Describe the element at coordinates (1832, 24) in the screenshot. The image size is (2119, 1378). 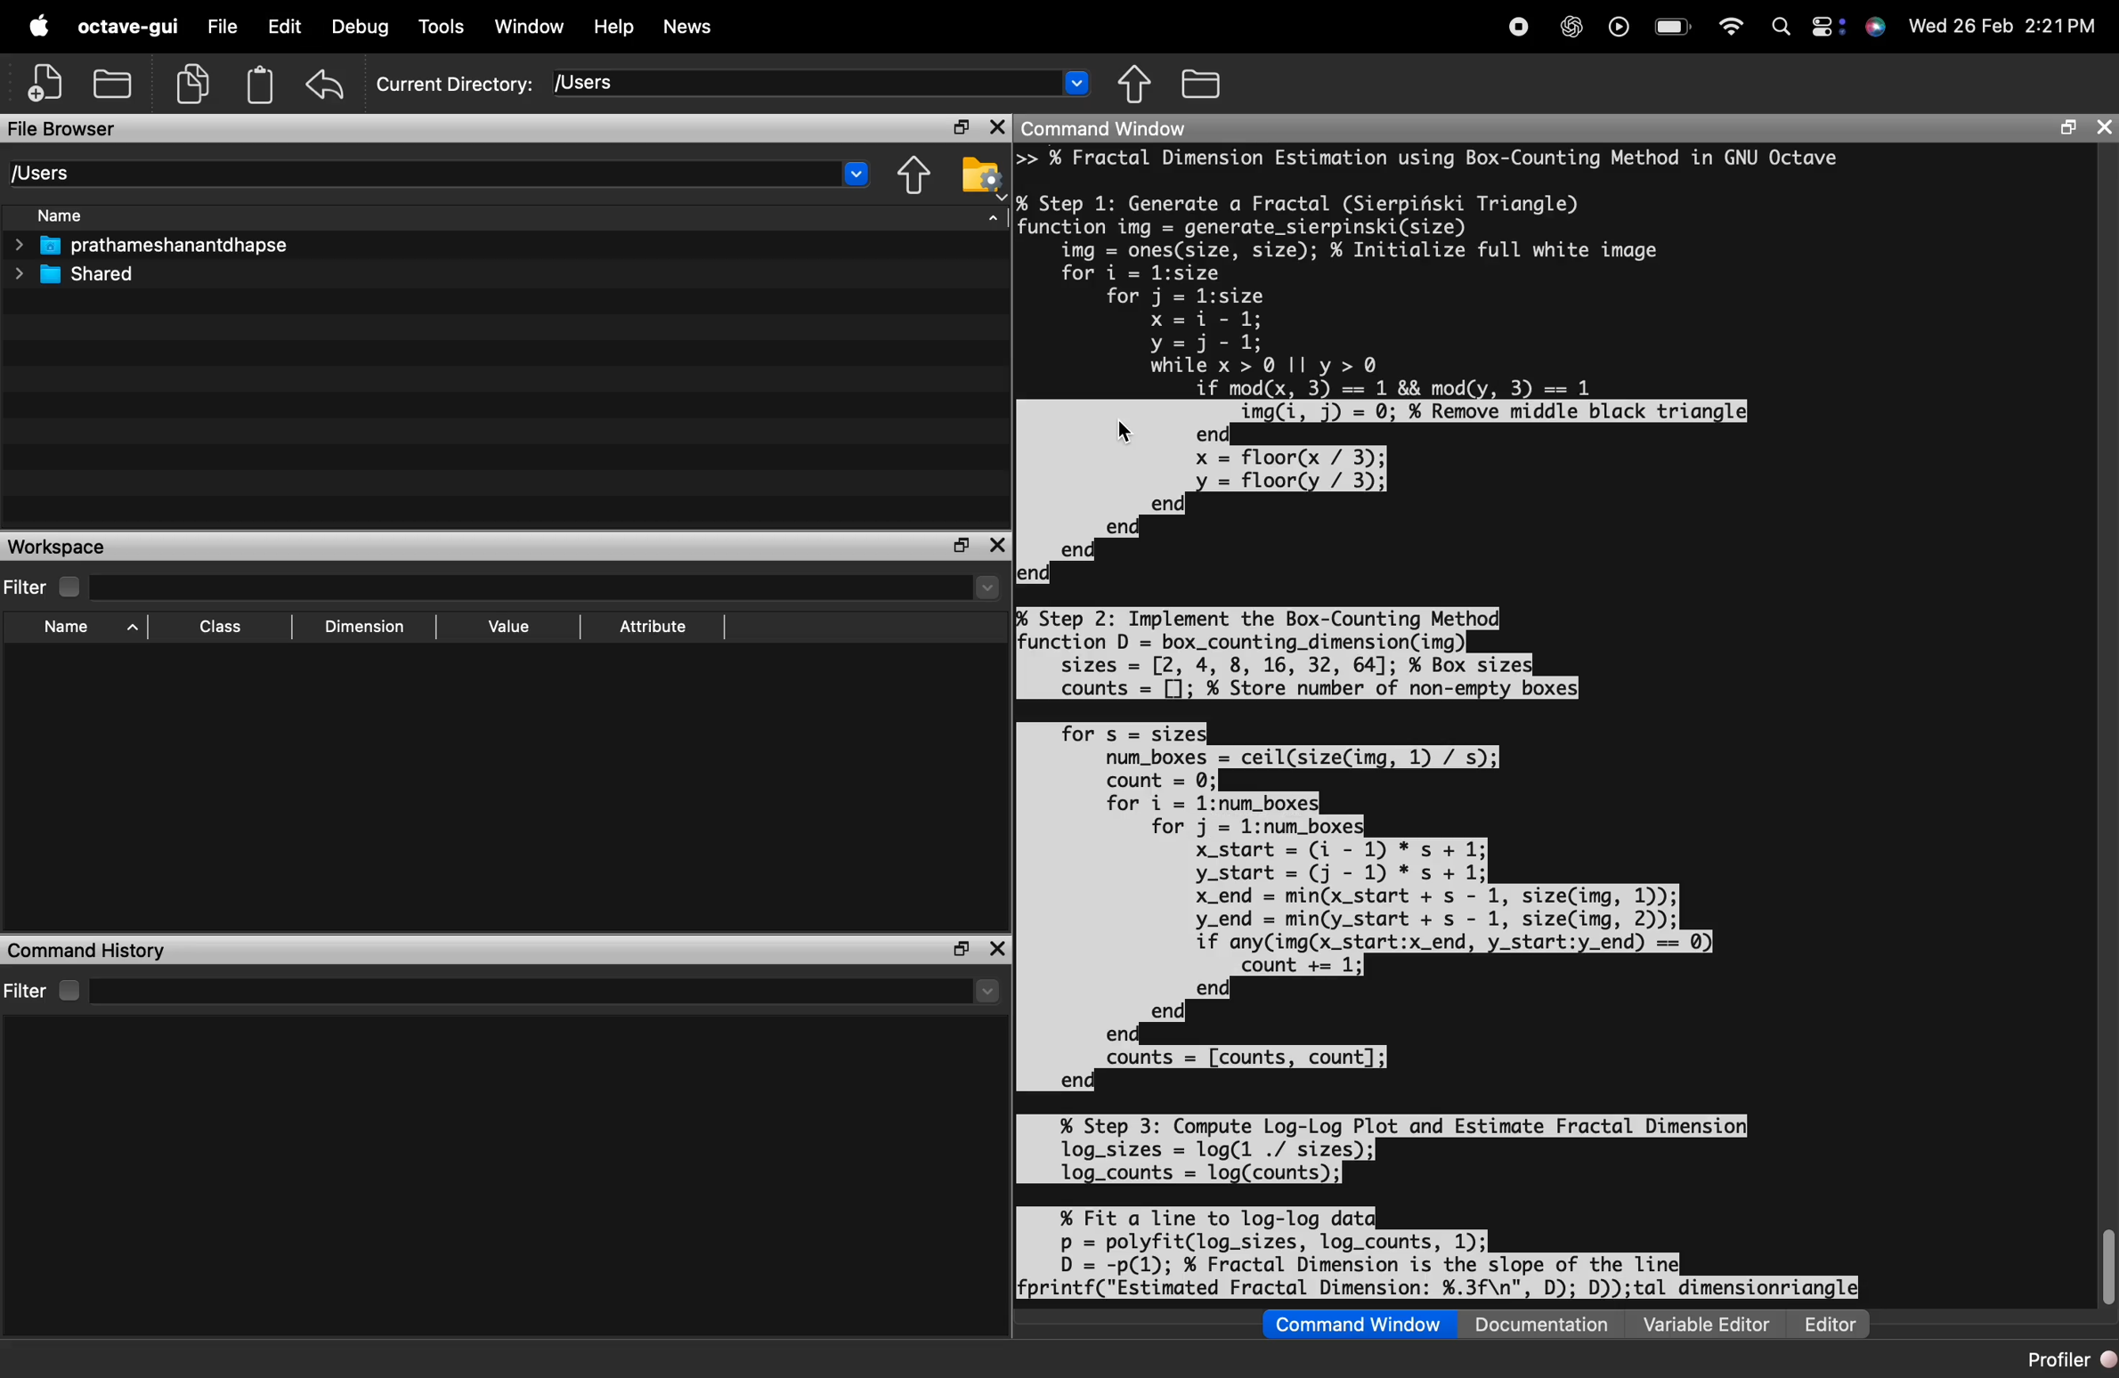
I see `settings` at that location.